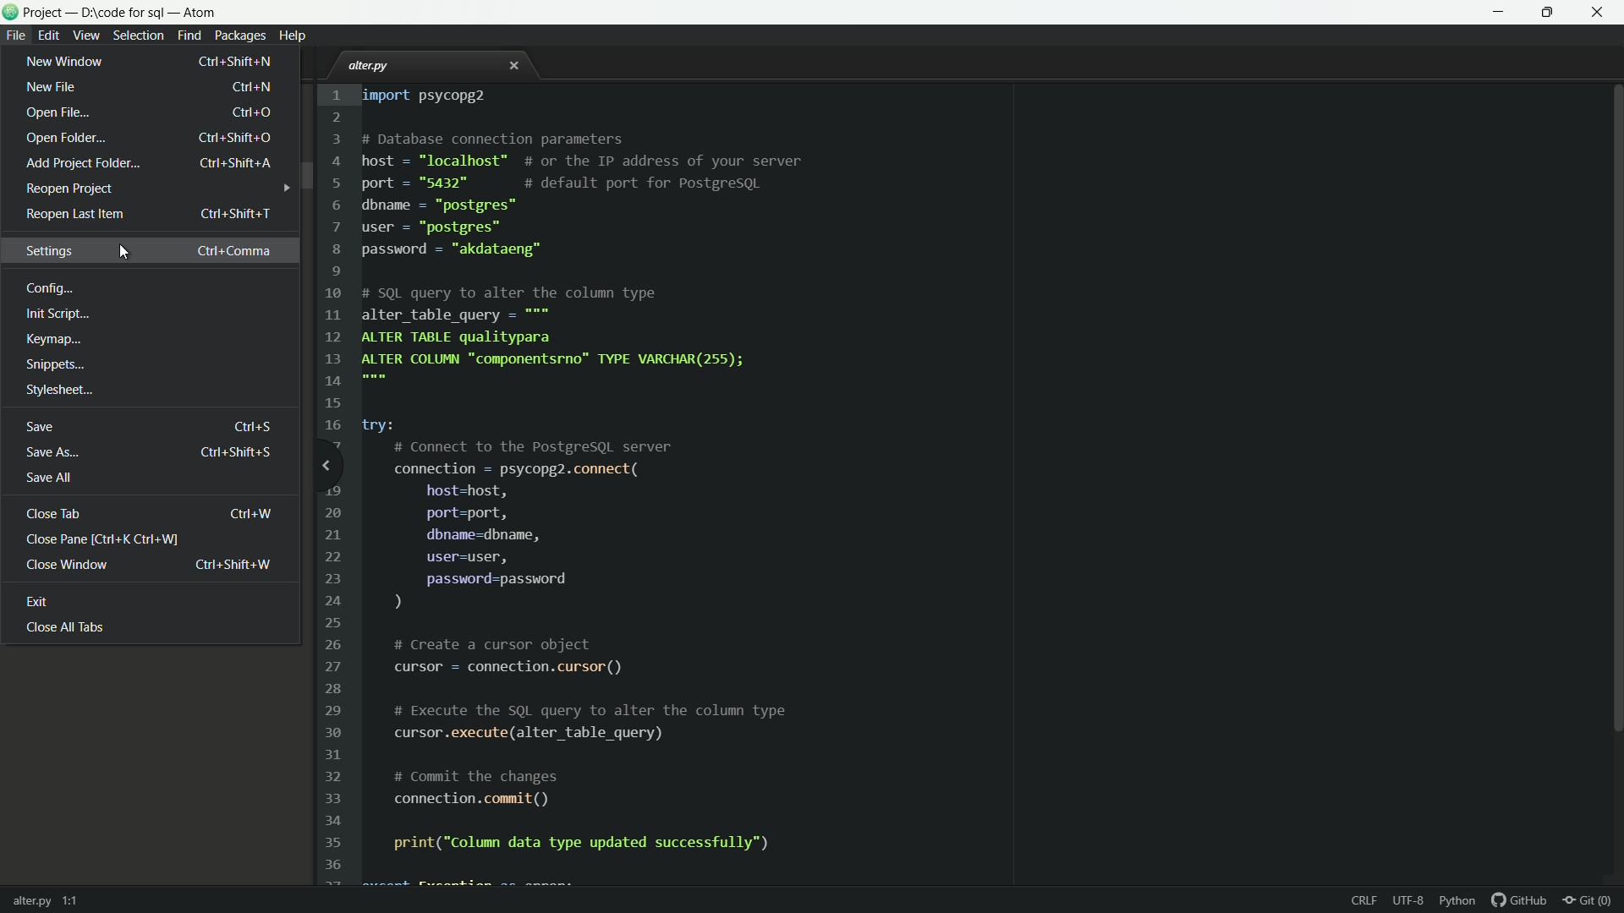  Describe the element at coordinates (87, 36) in the screenshot. I see `view menu` at that location.